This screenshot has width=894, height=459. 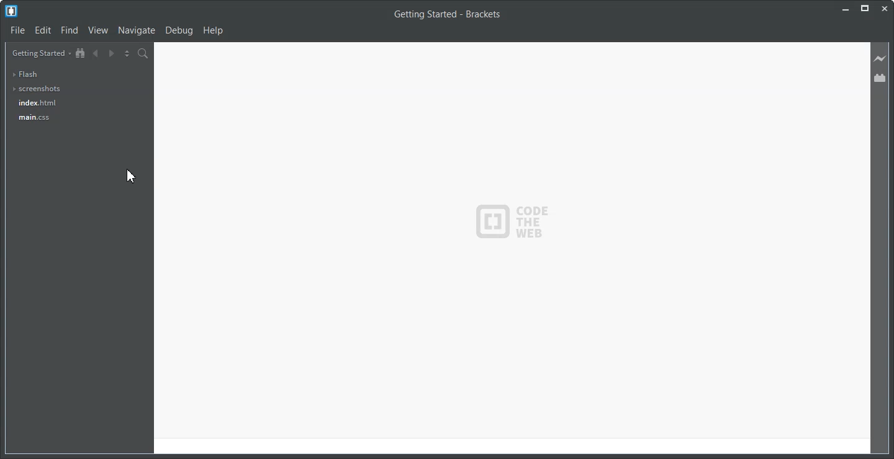 I want to click on Flash, so click(x=29, y=74).